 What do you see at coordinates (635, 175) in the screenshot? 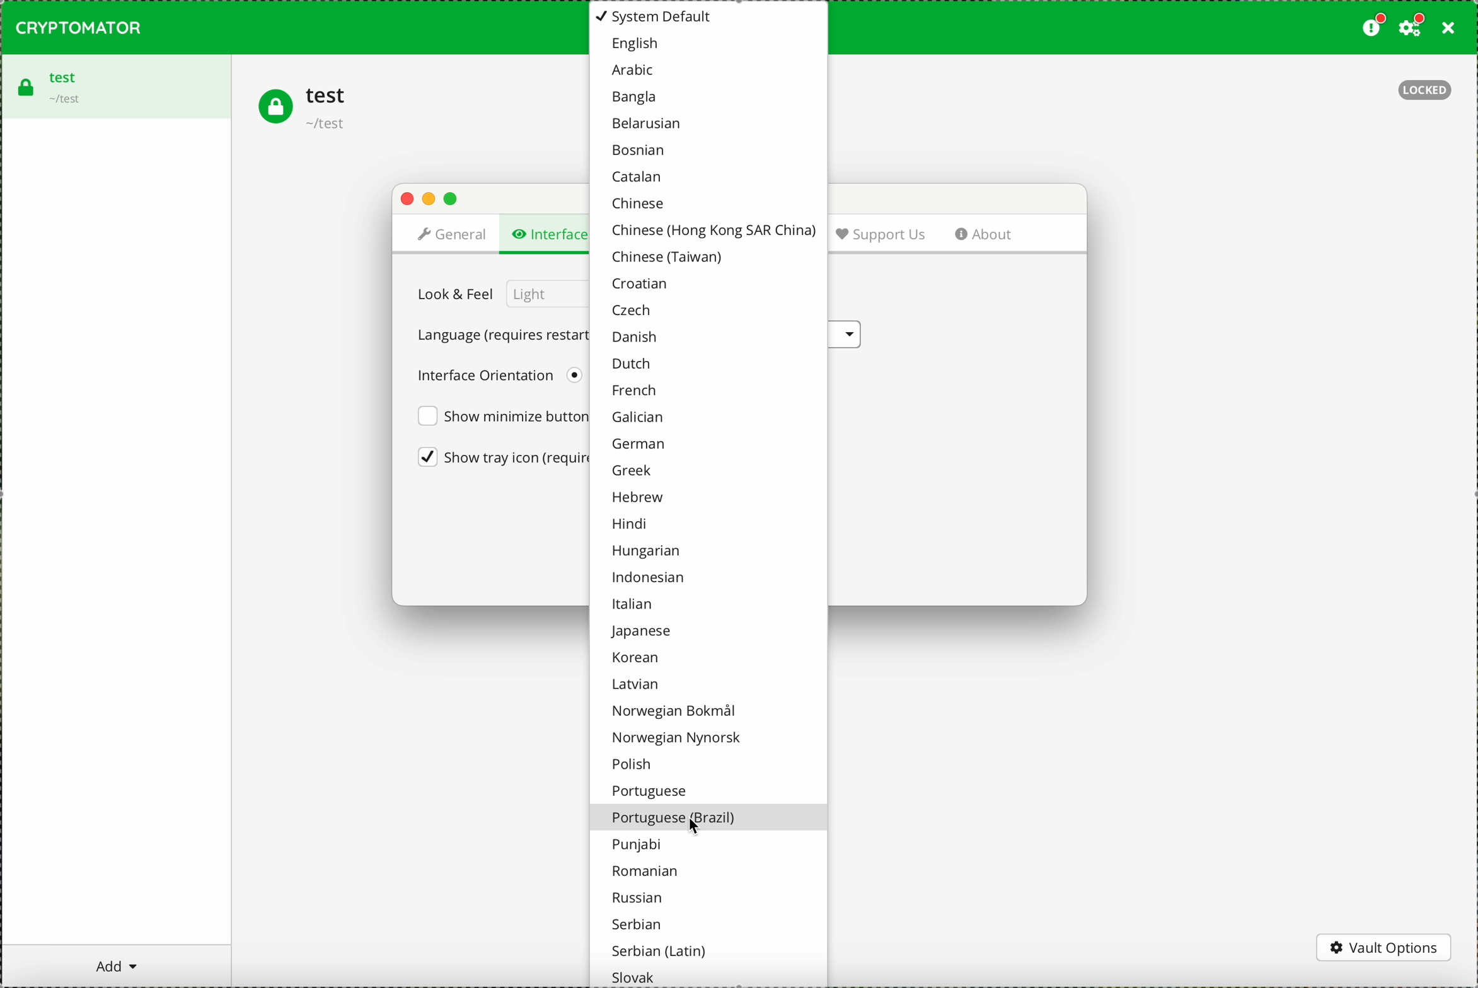
I see `catalan` at bounding box center [635, 175].